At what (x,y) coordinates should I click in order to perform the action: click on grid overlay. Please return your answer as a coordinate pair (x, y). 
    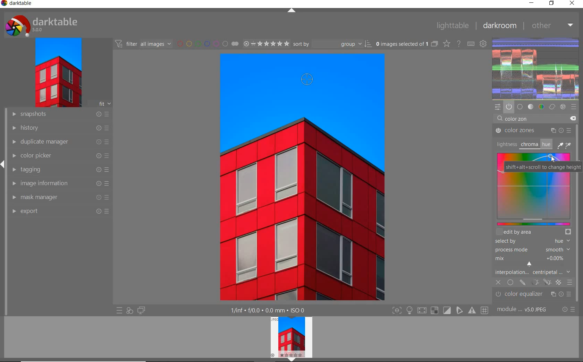
    Looking at the image, I should click on (485, 310).